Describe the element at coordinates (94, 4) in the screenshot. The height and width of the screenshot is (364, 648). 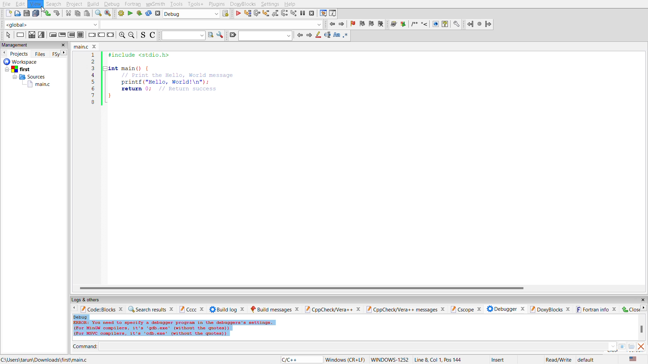
I see `build` at that location.